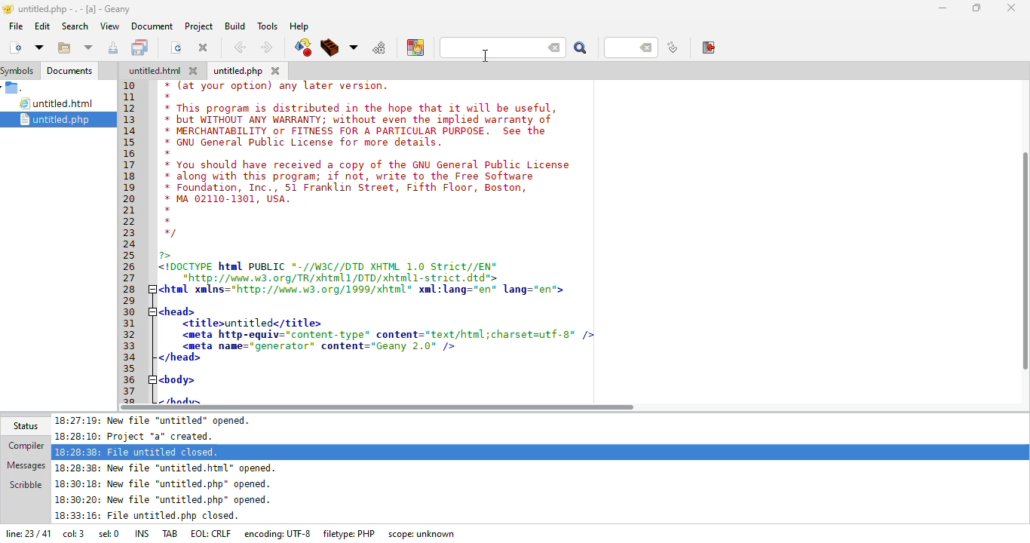 The image size is (1030, 543). What do you see at coordinates (24, 425) in the screenshot?
I see `status` at bounding box center [24, 425].